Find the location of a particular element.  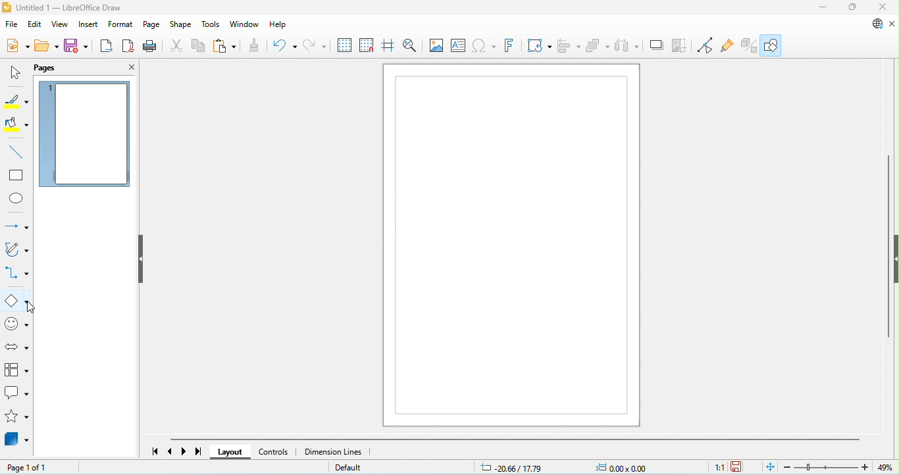

scaling factor is located at coordinates (720, 468).